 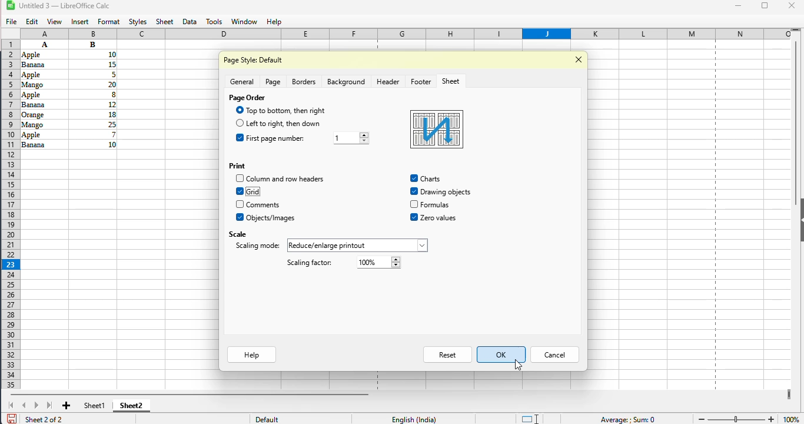 What do you see at coordinates (736, 418) in the screenshot?
I see `change zoom level` at bounding box center [736, 418].